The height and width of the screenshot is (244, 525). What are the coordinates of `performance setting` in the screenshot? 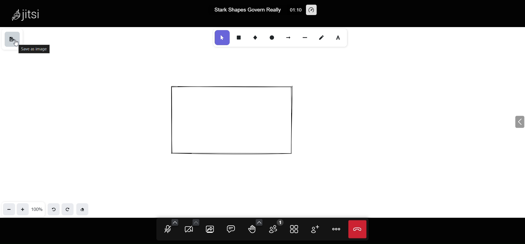 It's located at (312, 10).